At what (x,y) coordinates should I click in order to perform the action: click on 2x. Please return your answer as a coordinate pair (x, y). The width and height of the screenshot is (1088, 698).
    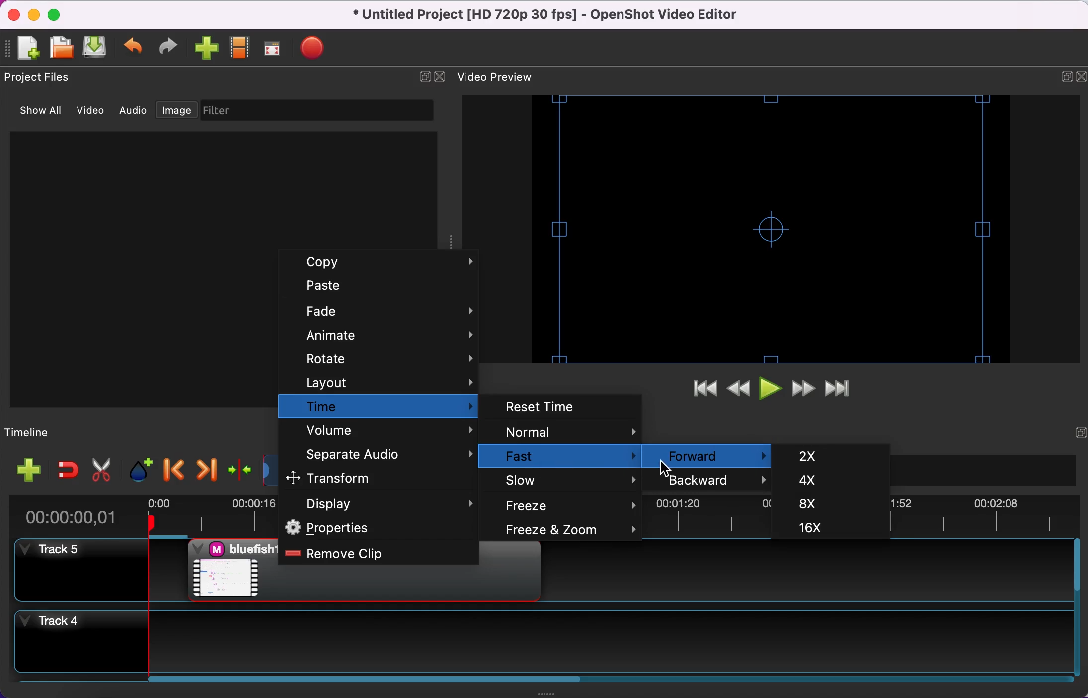
    Looking at the image, I should click on (829, 456).